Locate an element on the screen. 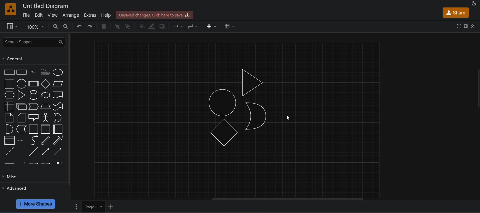 This screenshot has height=213, width=480. unsaved changes. click here to save is located at coordinates (154, 15).